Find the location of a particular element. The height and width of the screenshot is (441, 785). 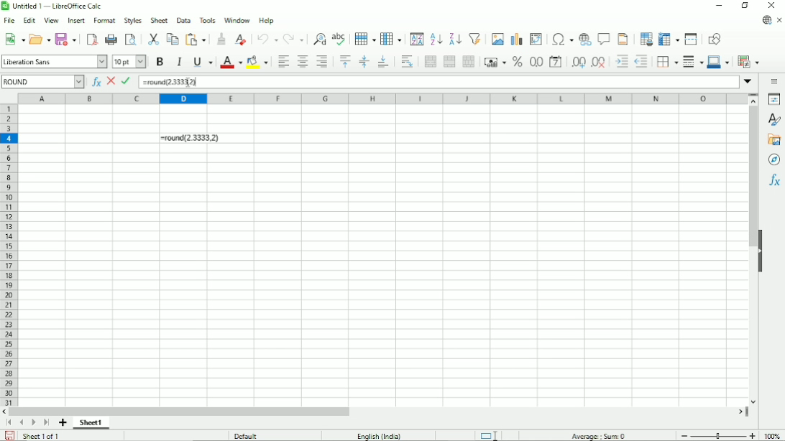

Scroll to first sheet is located at coordinates (9, 422).